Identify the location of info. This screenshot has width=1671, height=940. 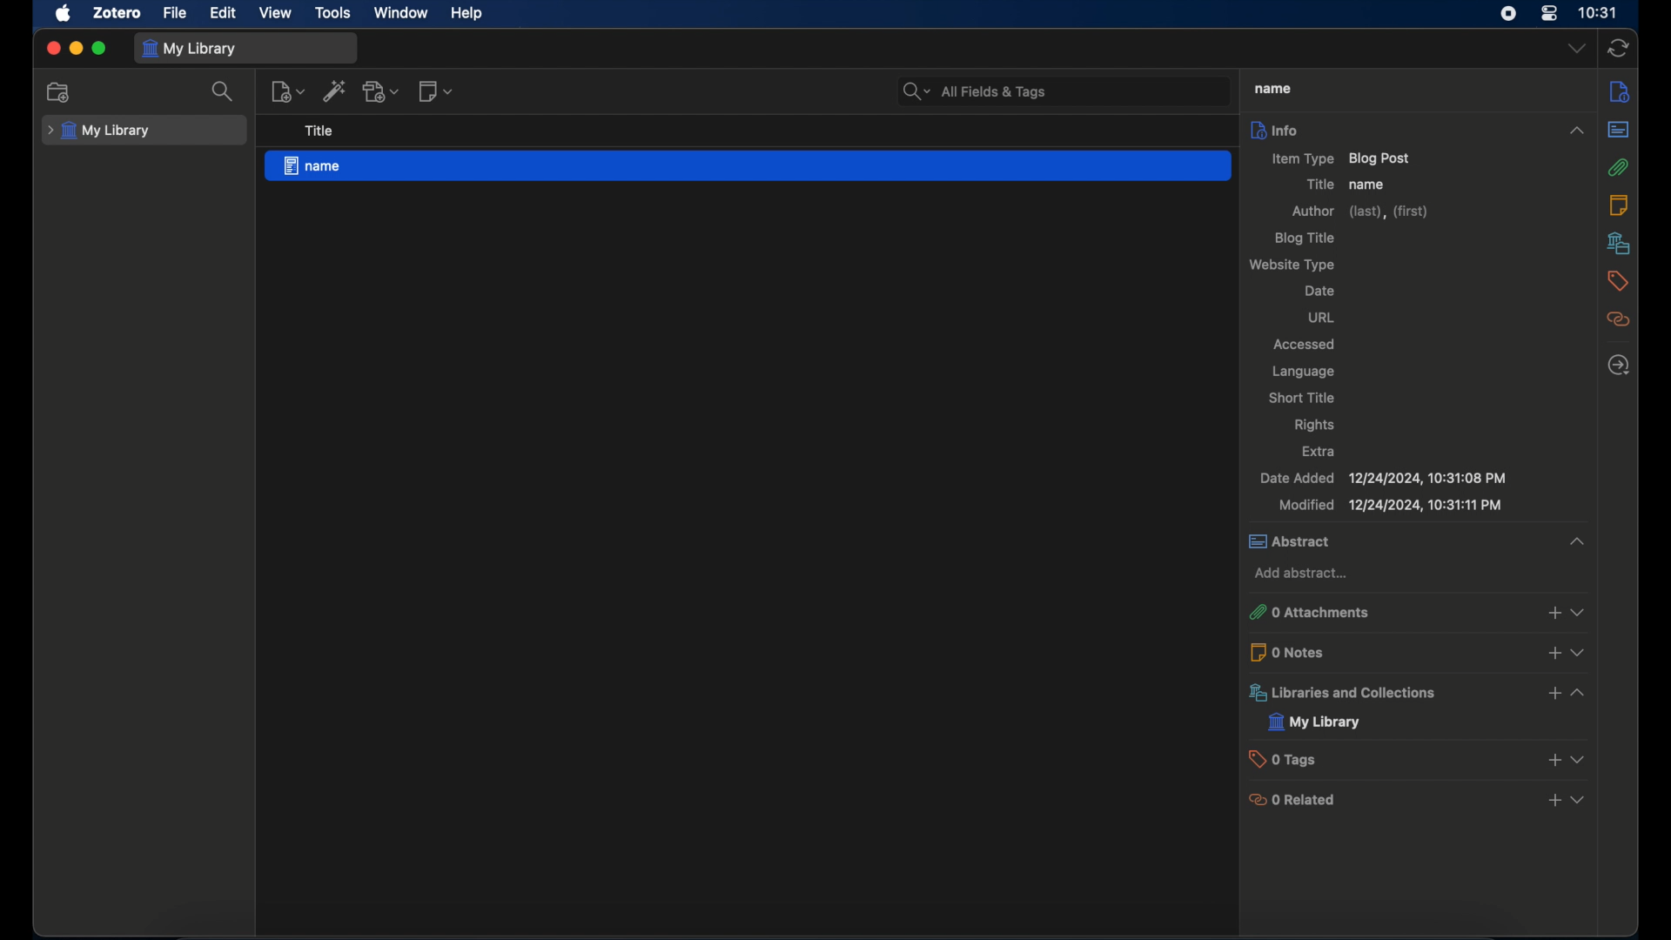
(1621, 91).